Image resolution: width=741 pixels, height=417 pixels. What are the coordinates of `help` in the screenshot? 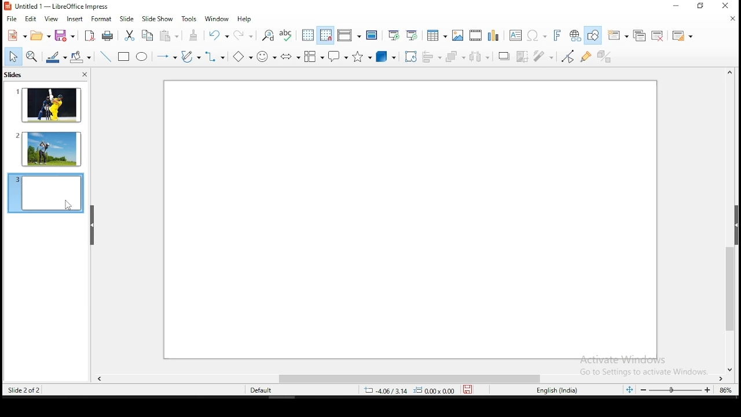 It's located at (245, 19).